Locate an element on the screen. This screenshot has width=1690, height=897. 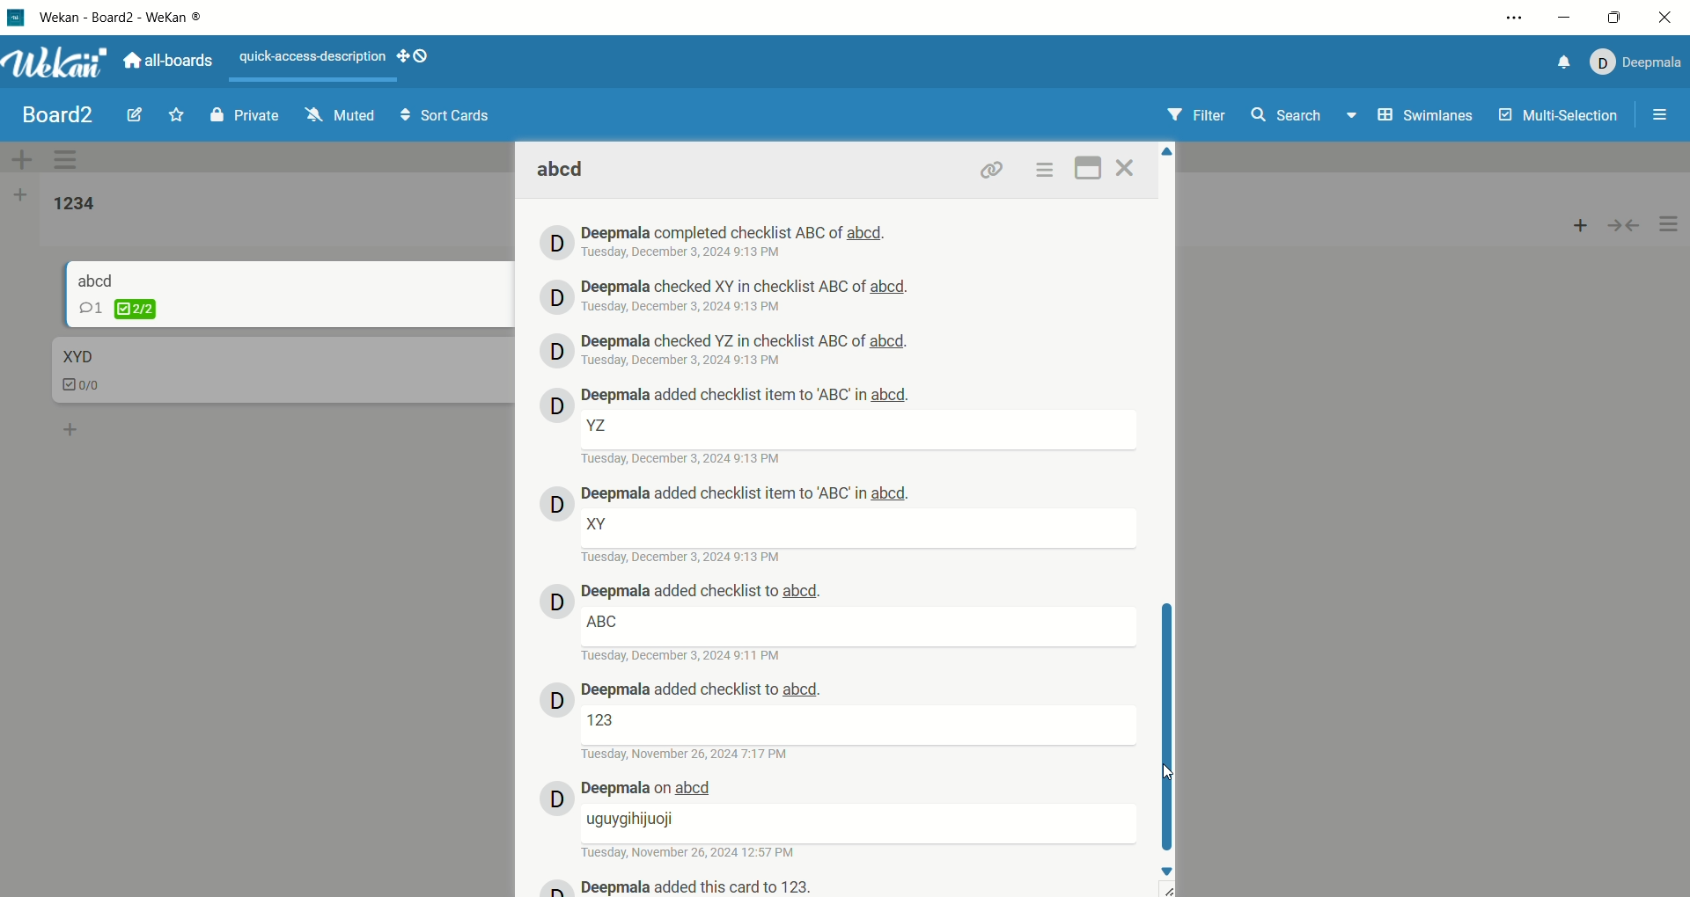
deepmala history is located at coordinates (747, 341).